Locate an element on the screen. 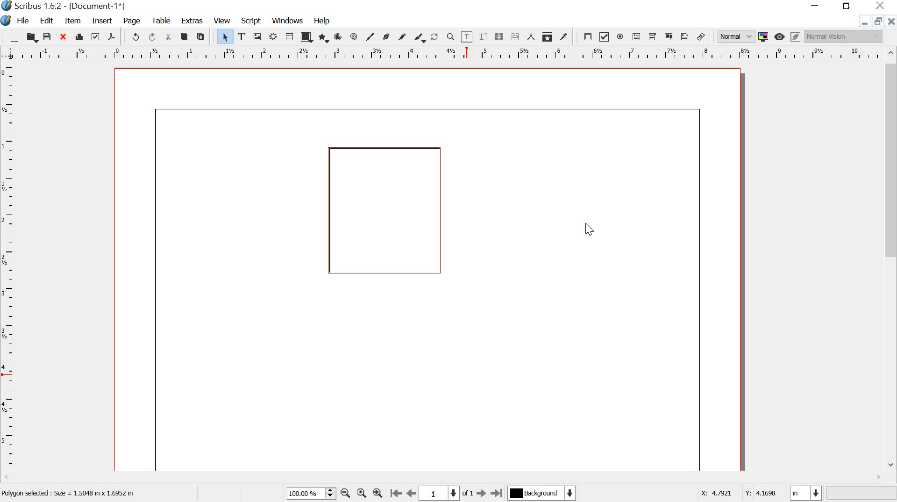  help is located at coordinates (323, 22).